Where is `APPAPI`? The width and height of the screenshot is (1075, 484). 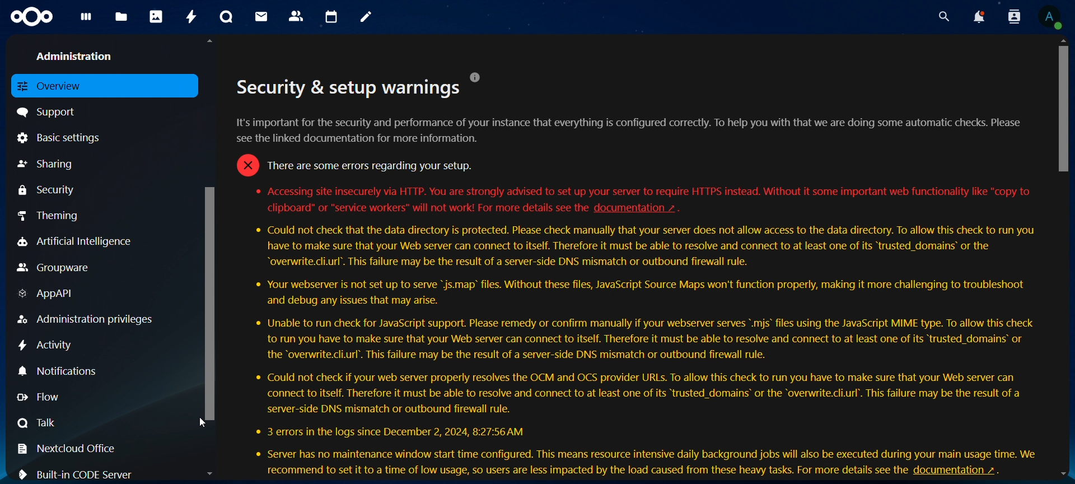 APPAPI is located at coordinates (48, 295).